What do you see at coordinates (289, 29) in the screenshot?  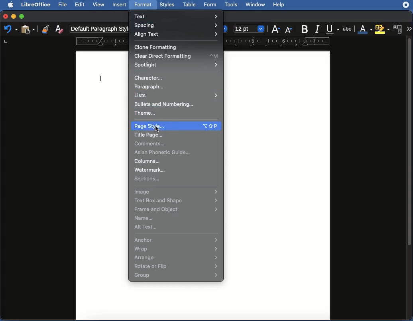 I see `Size down` at bounding box center [289, 29].